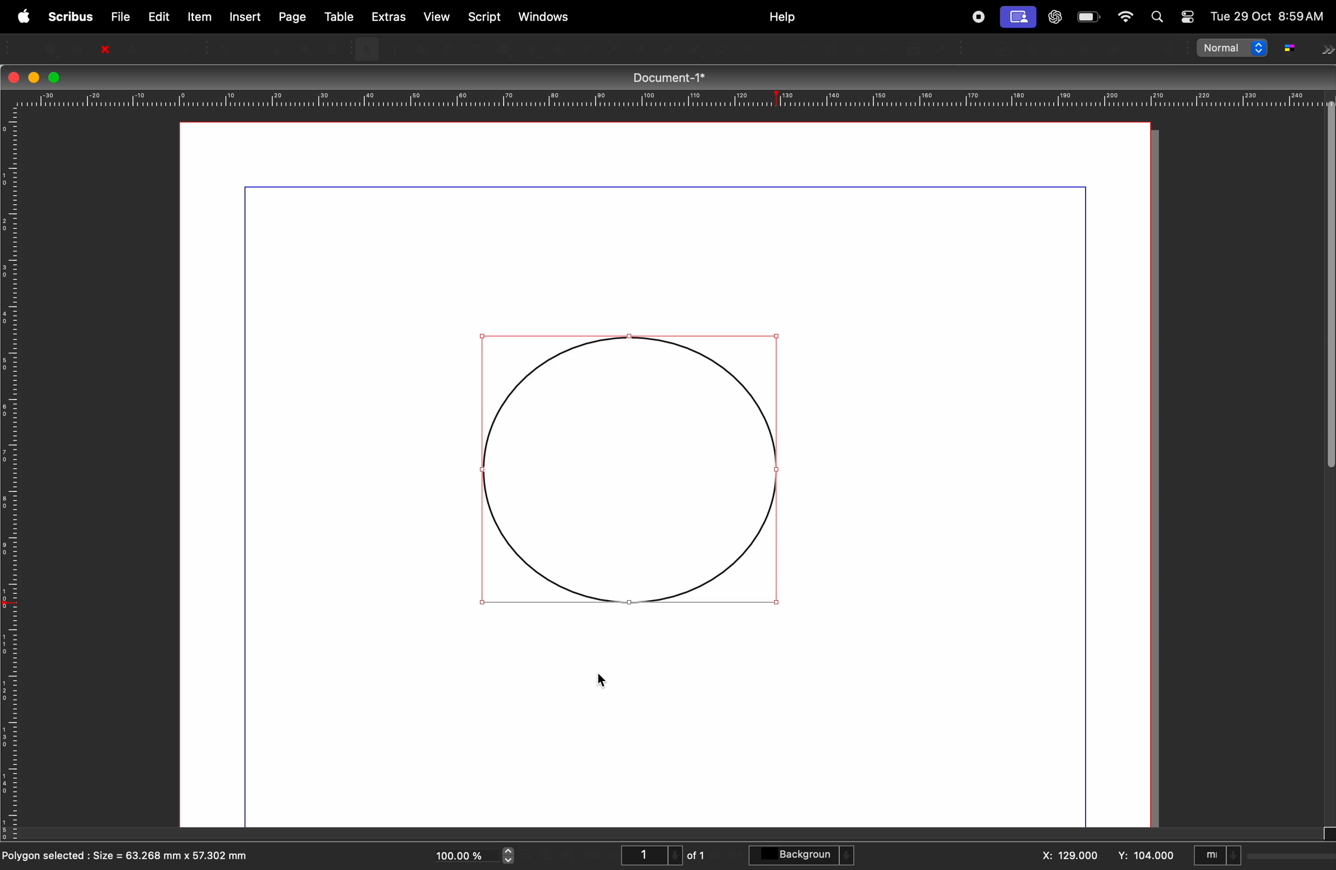  Describe the element at coordinates (605, 682) in the screenshot. I see `cursor` at that location.